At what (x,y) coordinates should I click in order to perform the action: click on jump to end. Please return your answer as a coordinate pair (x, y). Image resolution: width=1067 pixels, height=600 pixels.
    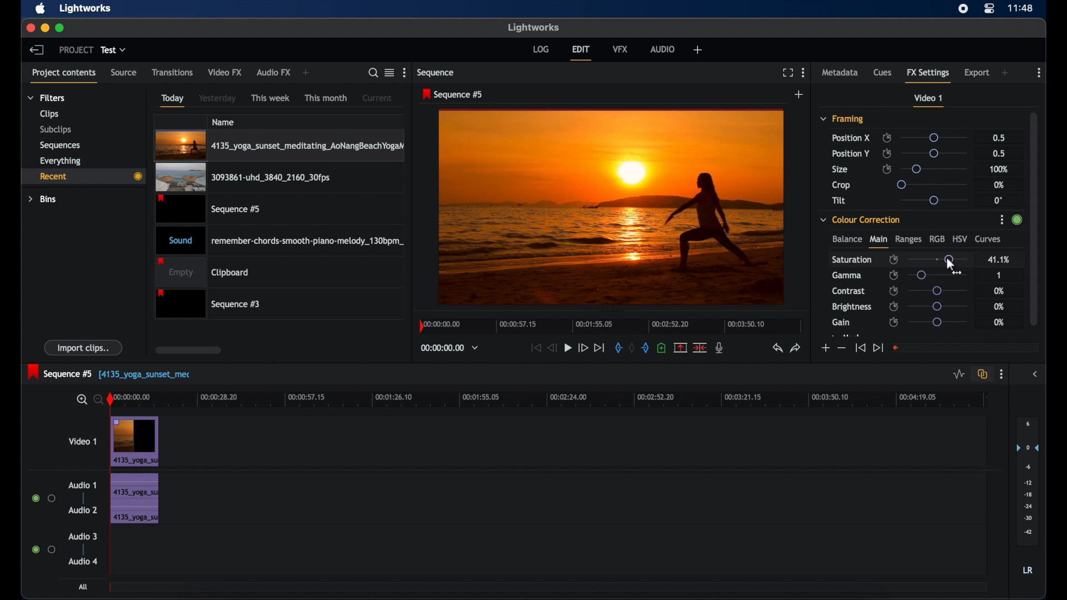
    Looking at the image, I should click on (878, 347).